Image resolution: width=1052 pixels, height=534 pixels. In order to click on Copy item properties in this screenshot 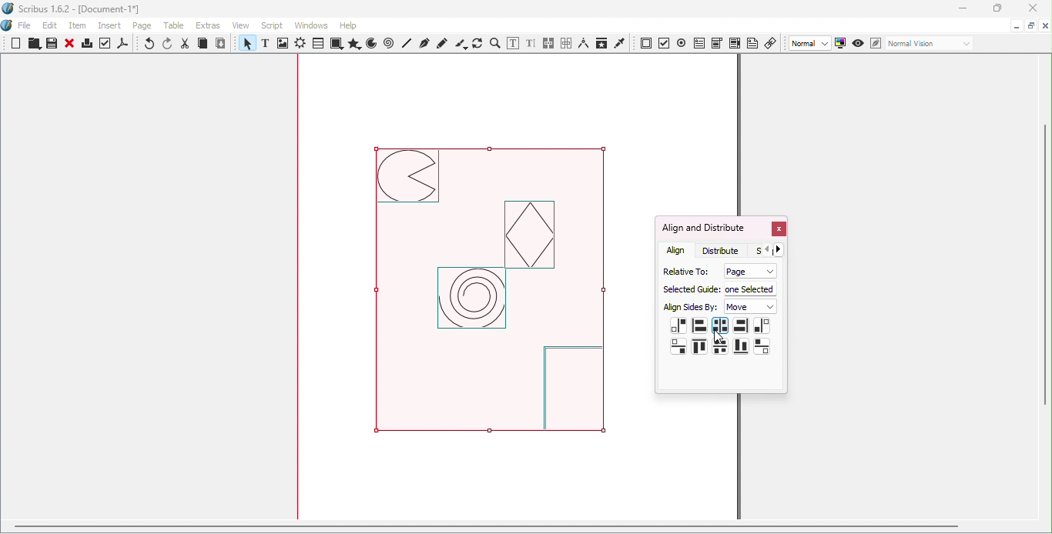, I will do `click(601, 43)`.